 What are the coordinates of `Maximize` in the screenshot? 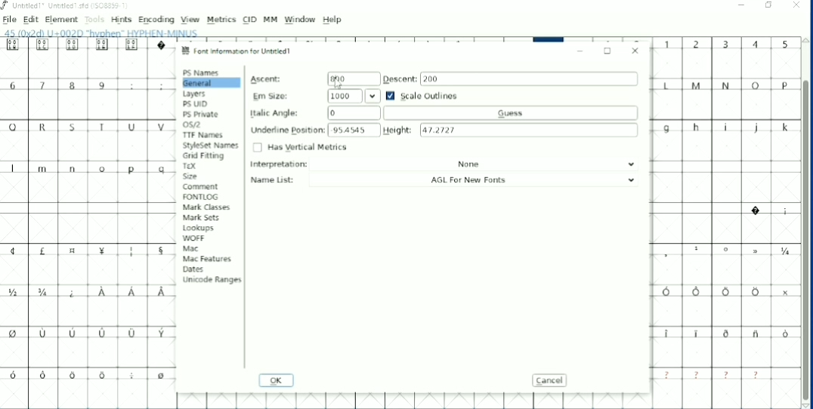 It's located at (608, 51).